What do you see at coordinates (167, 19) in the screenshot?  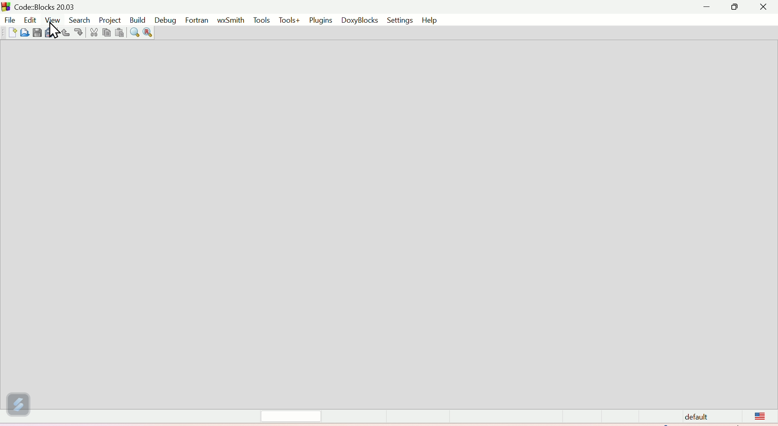 I see `Debug` at bounding box center [167, 19].